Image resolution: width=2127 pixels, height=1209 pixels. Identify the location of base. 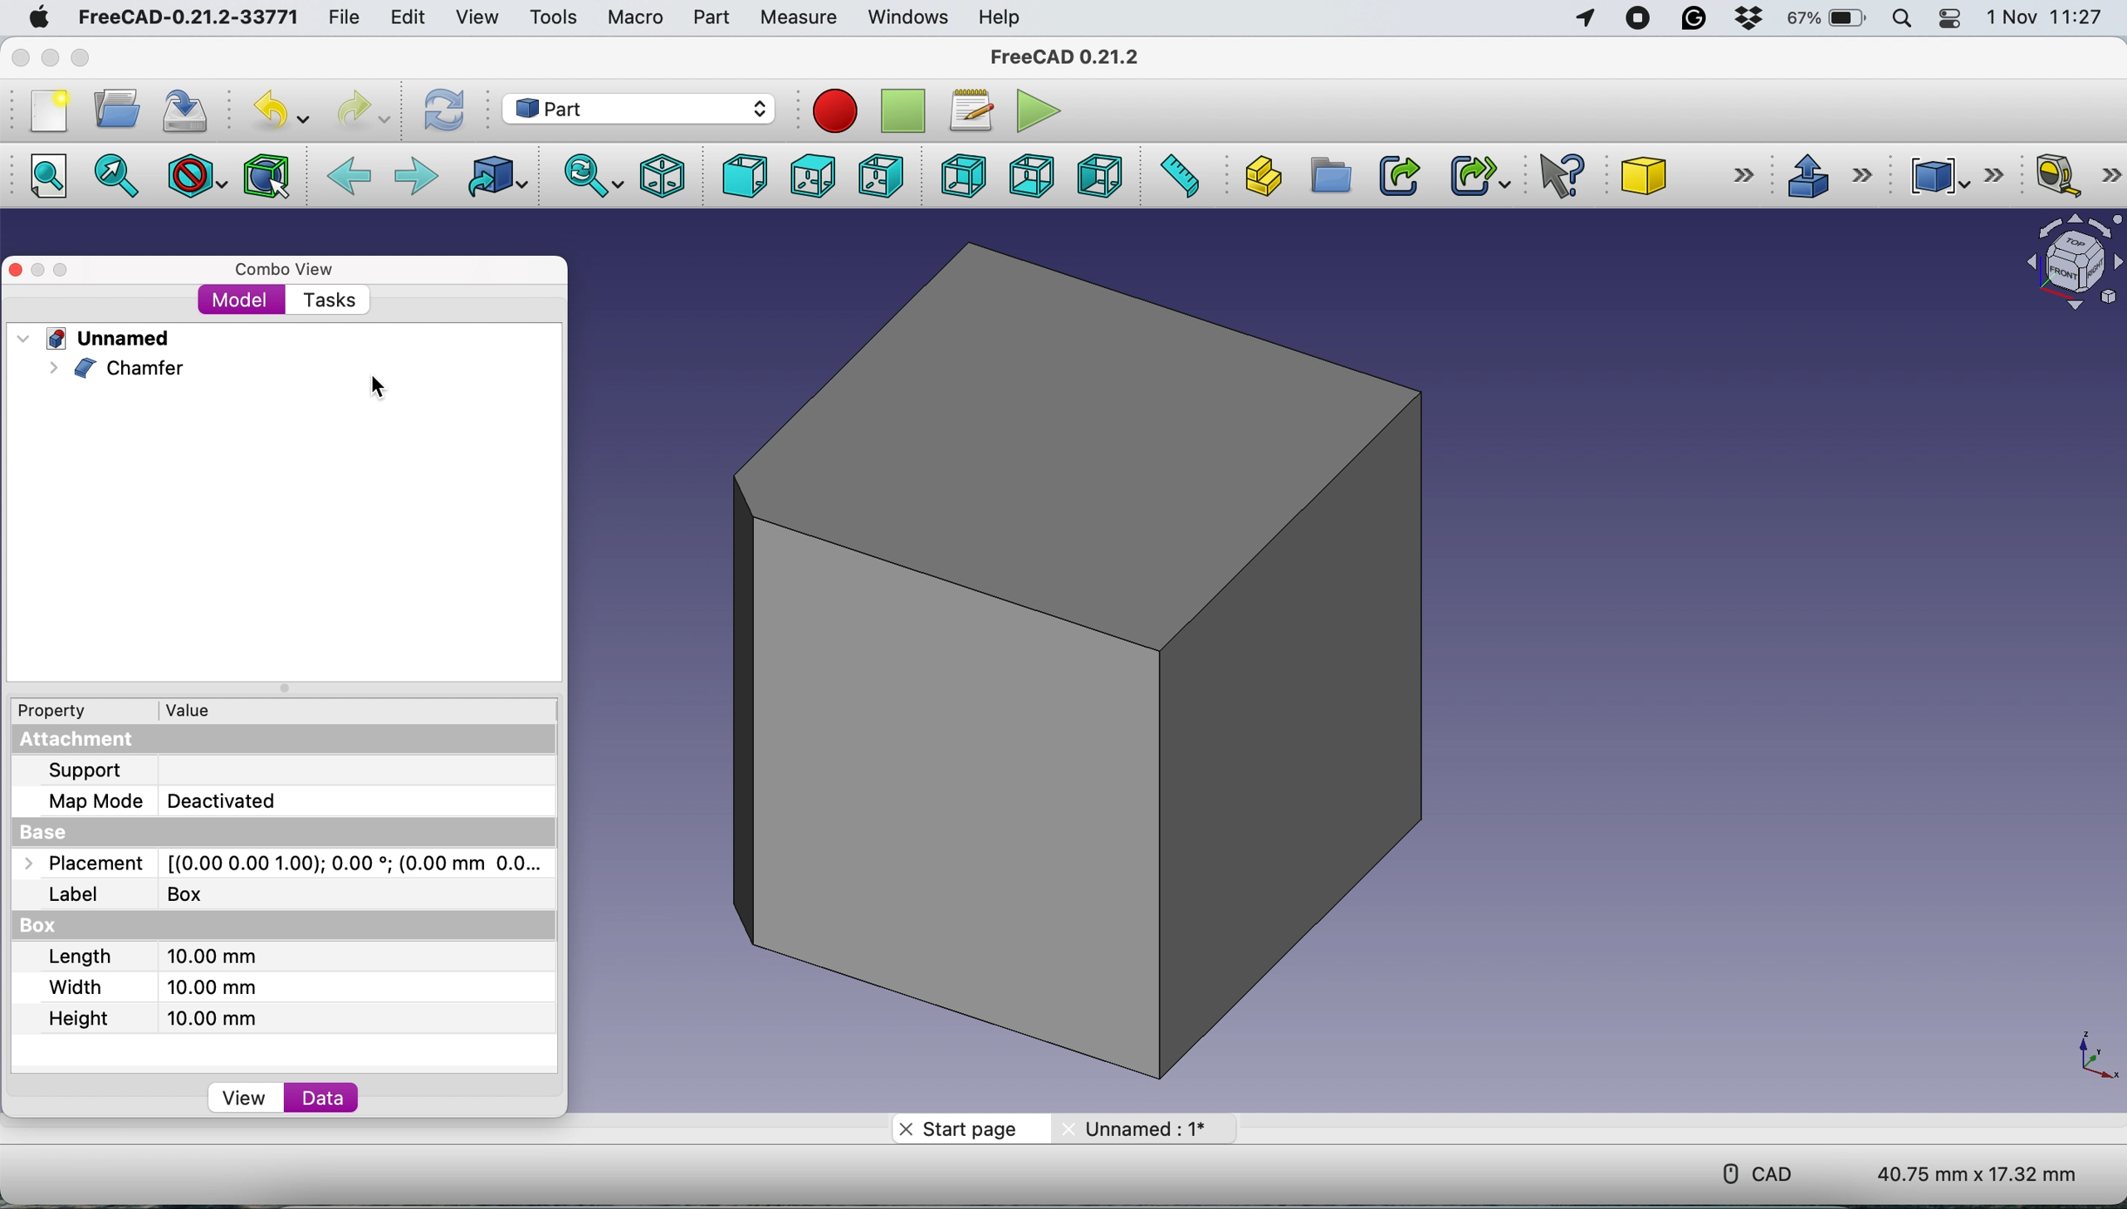
(69, 829).